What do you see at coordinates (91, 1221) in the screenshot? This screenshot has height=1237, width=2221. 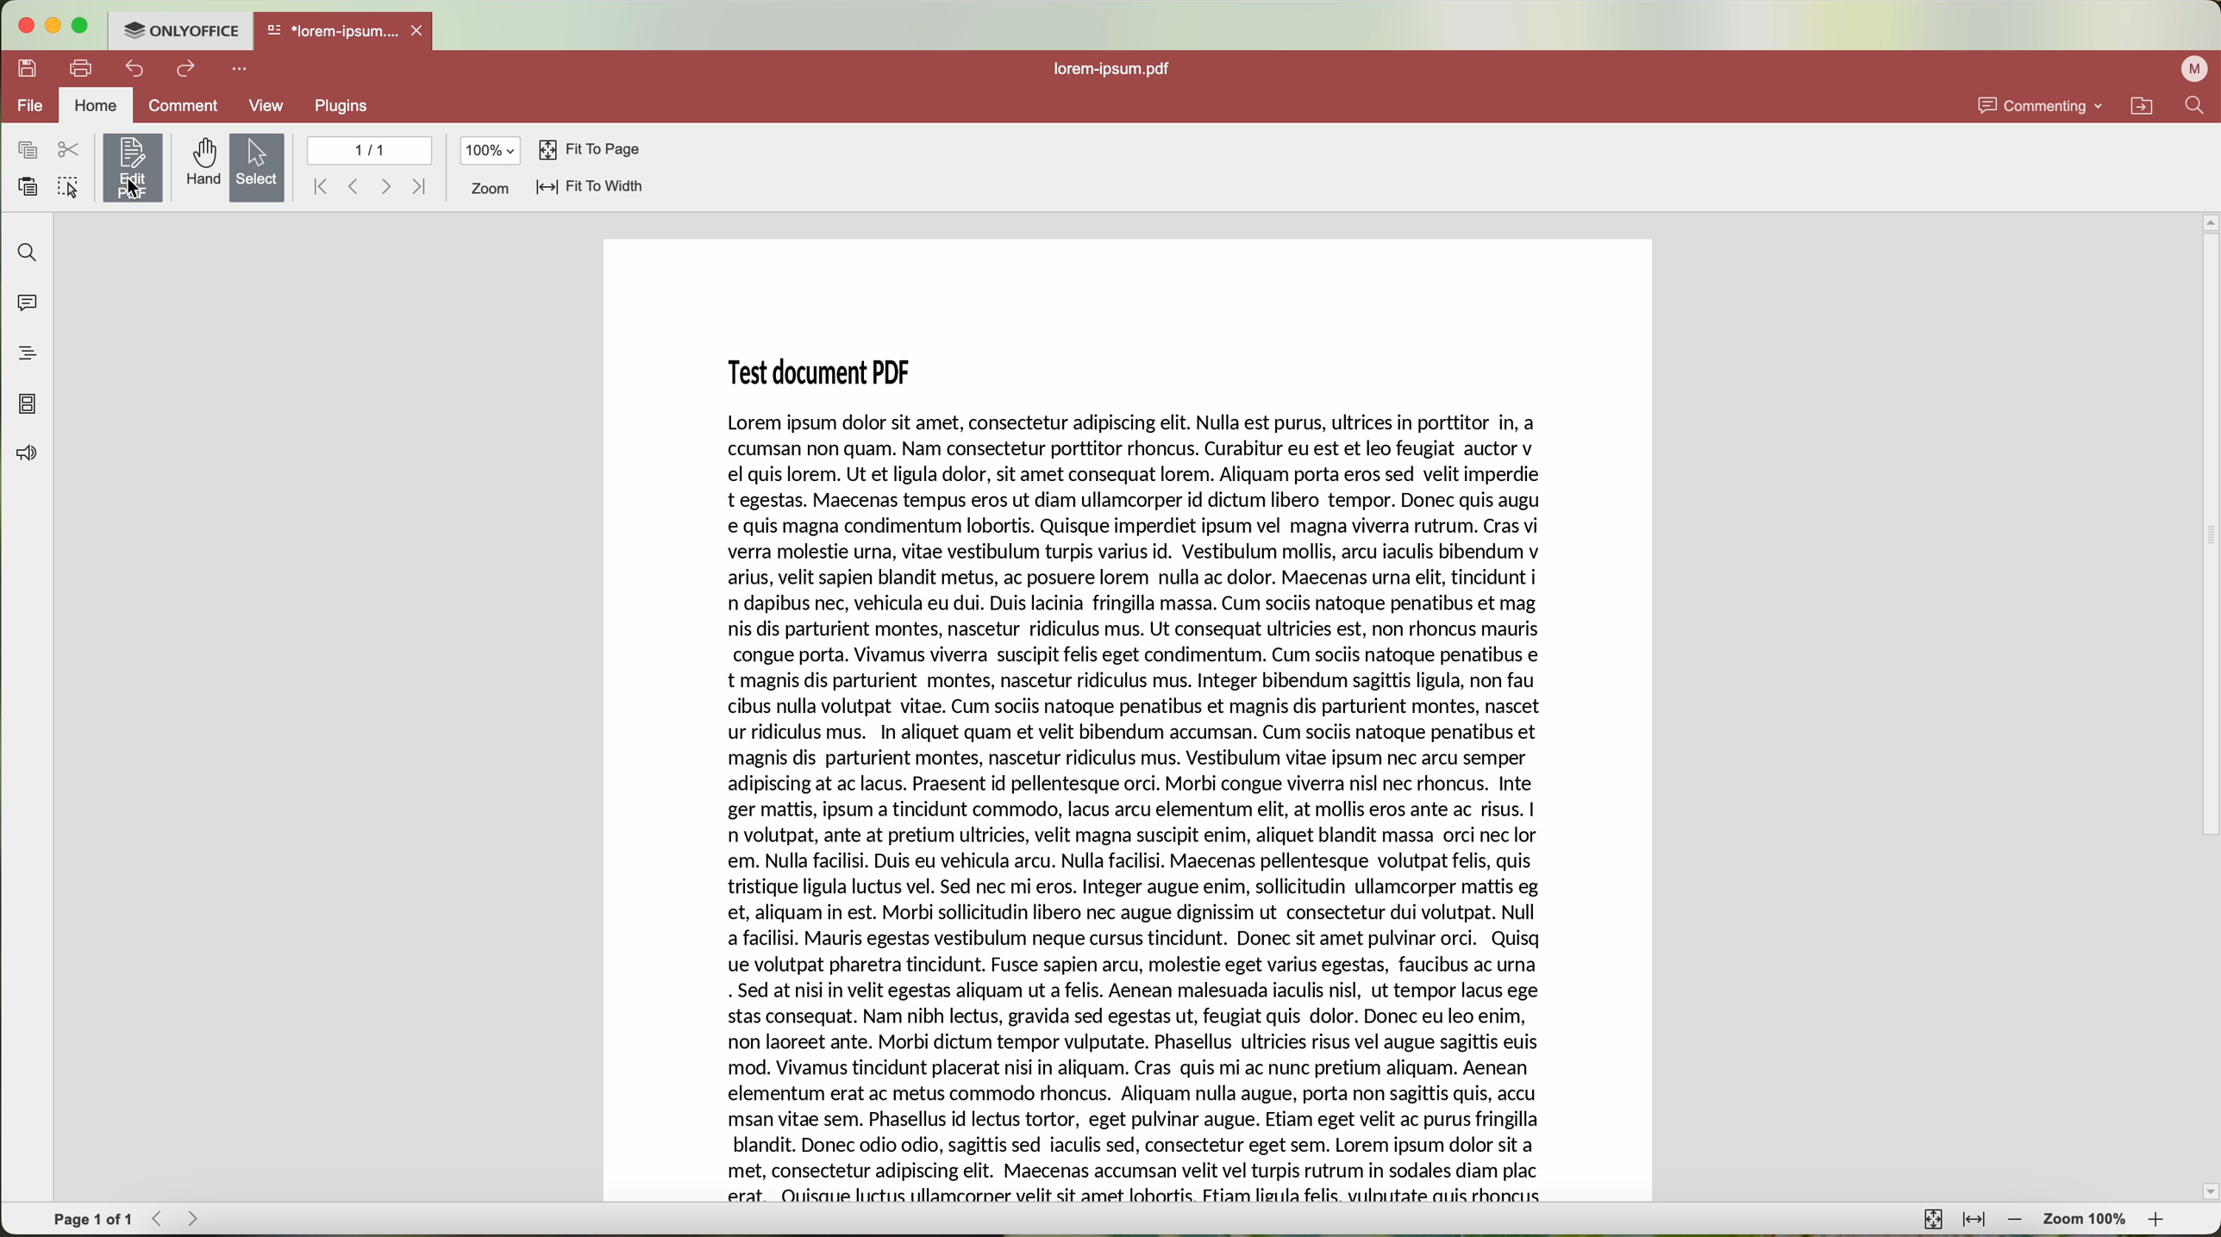 I see `page 1 of 1` at bounding box center [91, 1221].